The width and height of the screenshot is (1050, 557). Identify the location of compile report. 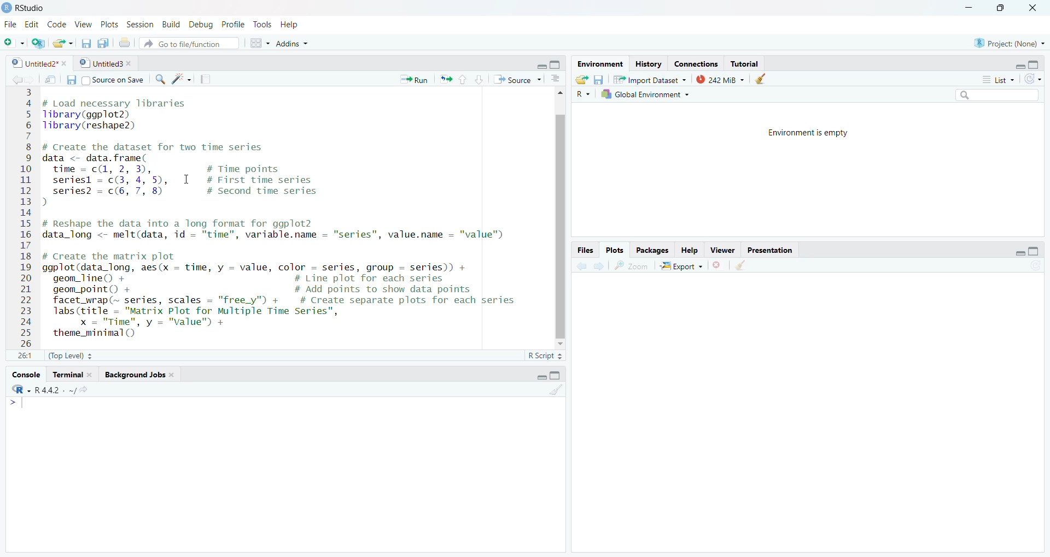
(205, 79).